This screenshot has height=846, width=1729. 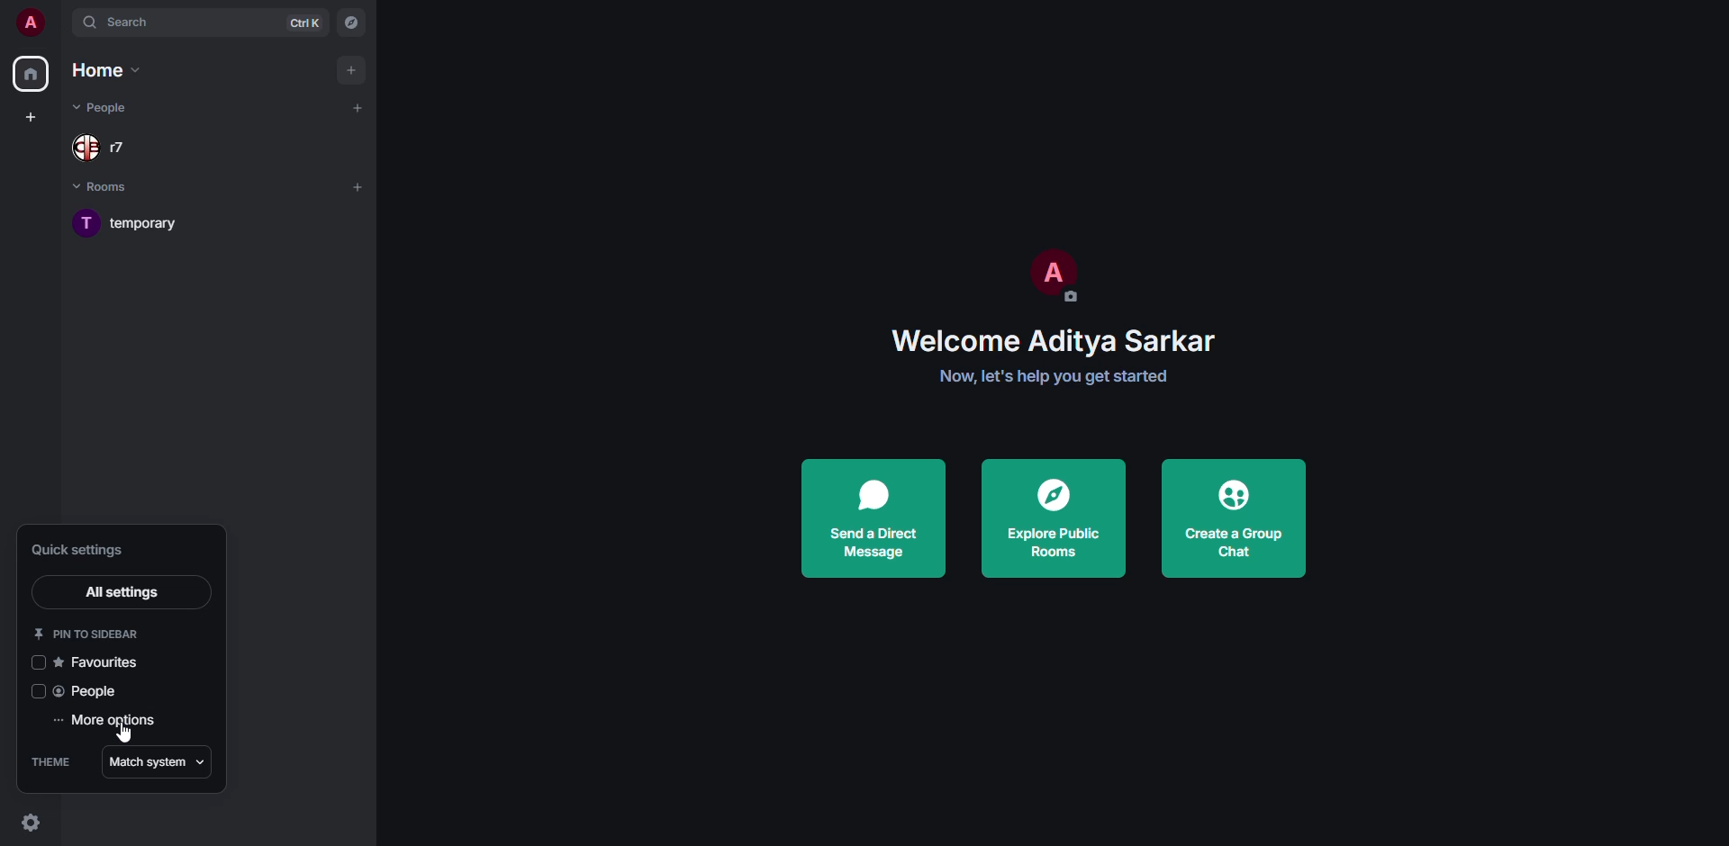 I want to click on navigator, so click(x=349, y=22).